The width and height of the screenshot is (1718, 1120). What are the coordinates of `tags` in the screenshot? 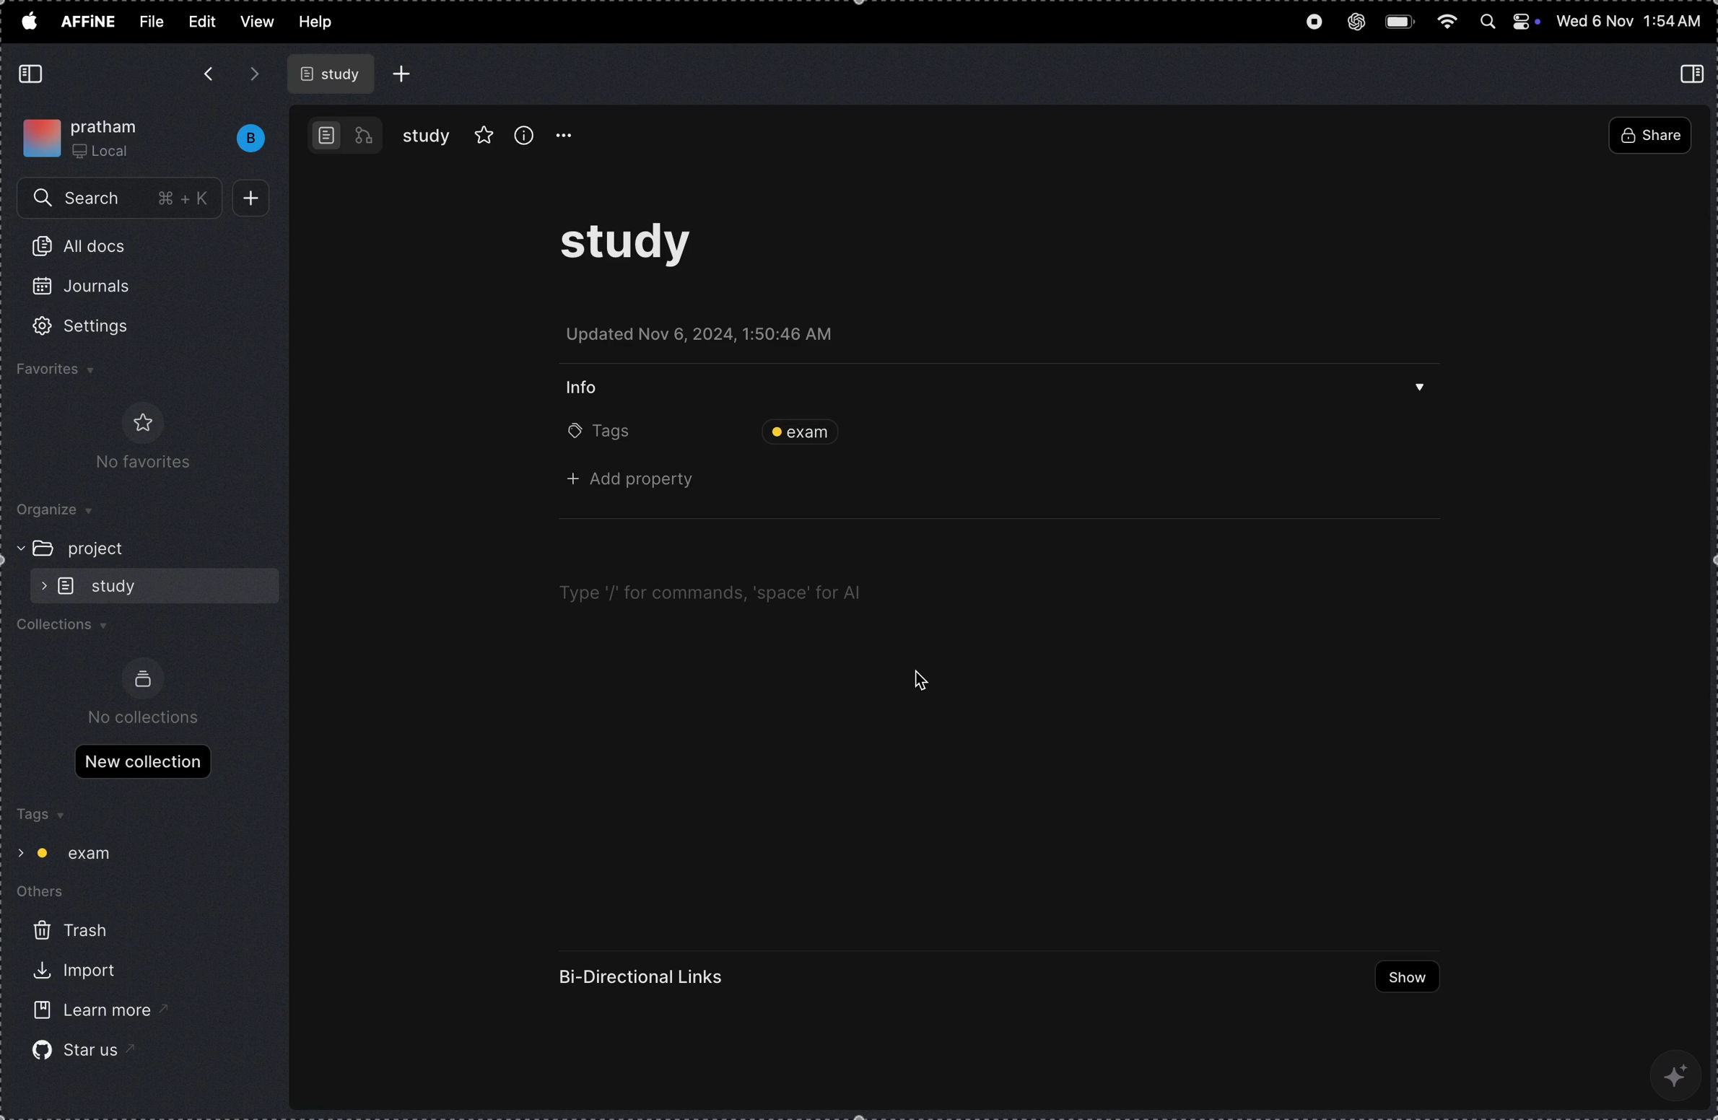 It's located at (38, 816).